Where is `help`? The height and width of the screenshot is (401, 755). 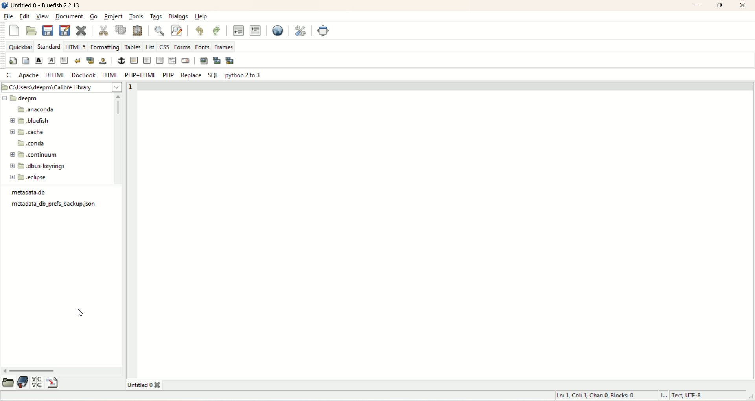
help is located at coordinates (200, 18).